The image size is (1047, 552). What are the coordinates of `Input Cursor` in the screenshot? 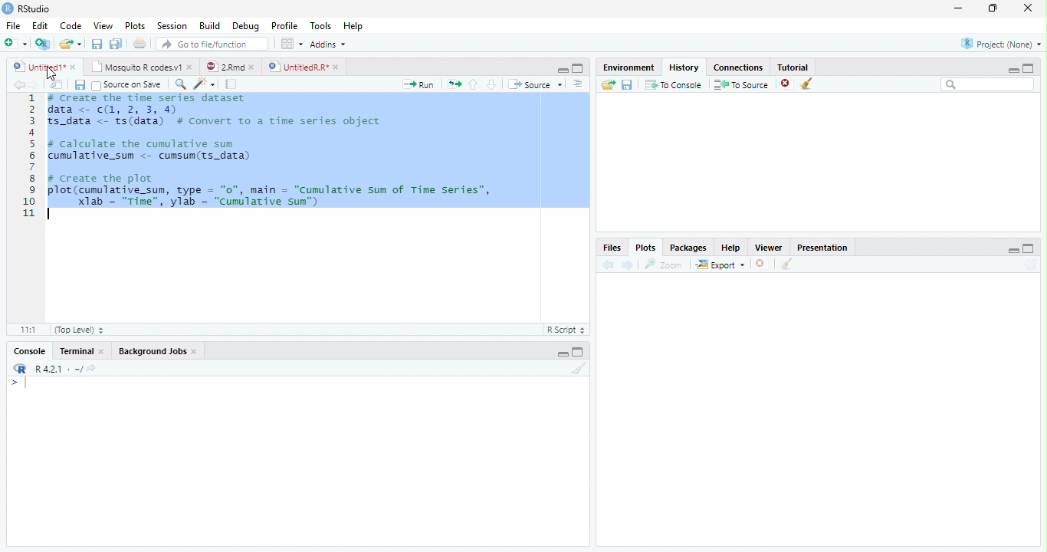 It's located at (31, 380).